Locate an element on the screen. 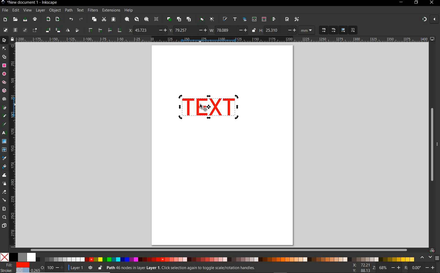  CALLIGRAPHY TOOL is located at coordinates (5, 125).